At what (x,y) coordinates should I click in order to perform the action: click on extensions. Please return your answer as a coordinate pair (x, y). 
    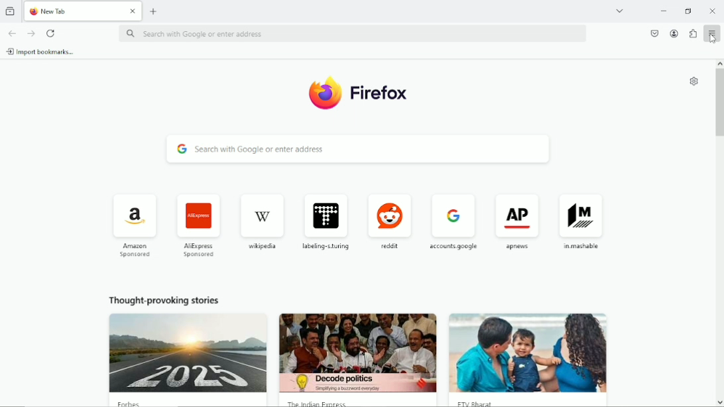
    Looking at the image, I should click on (692, 33).